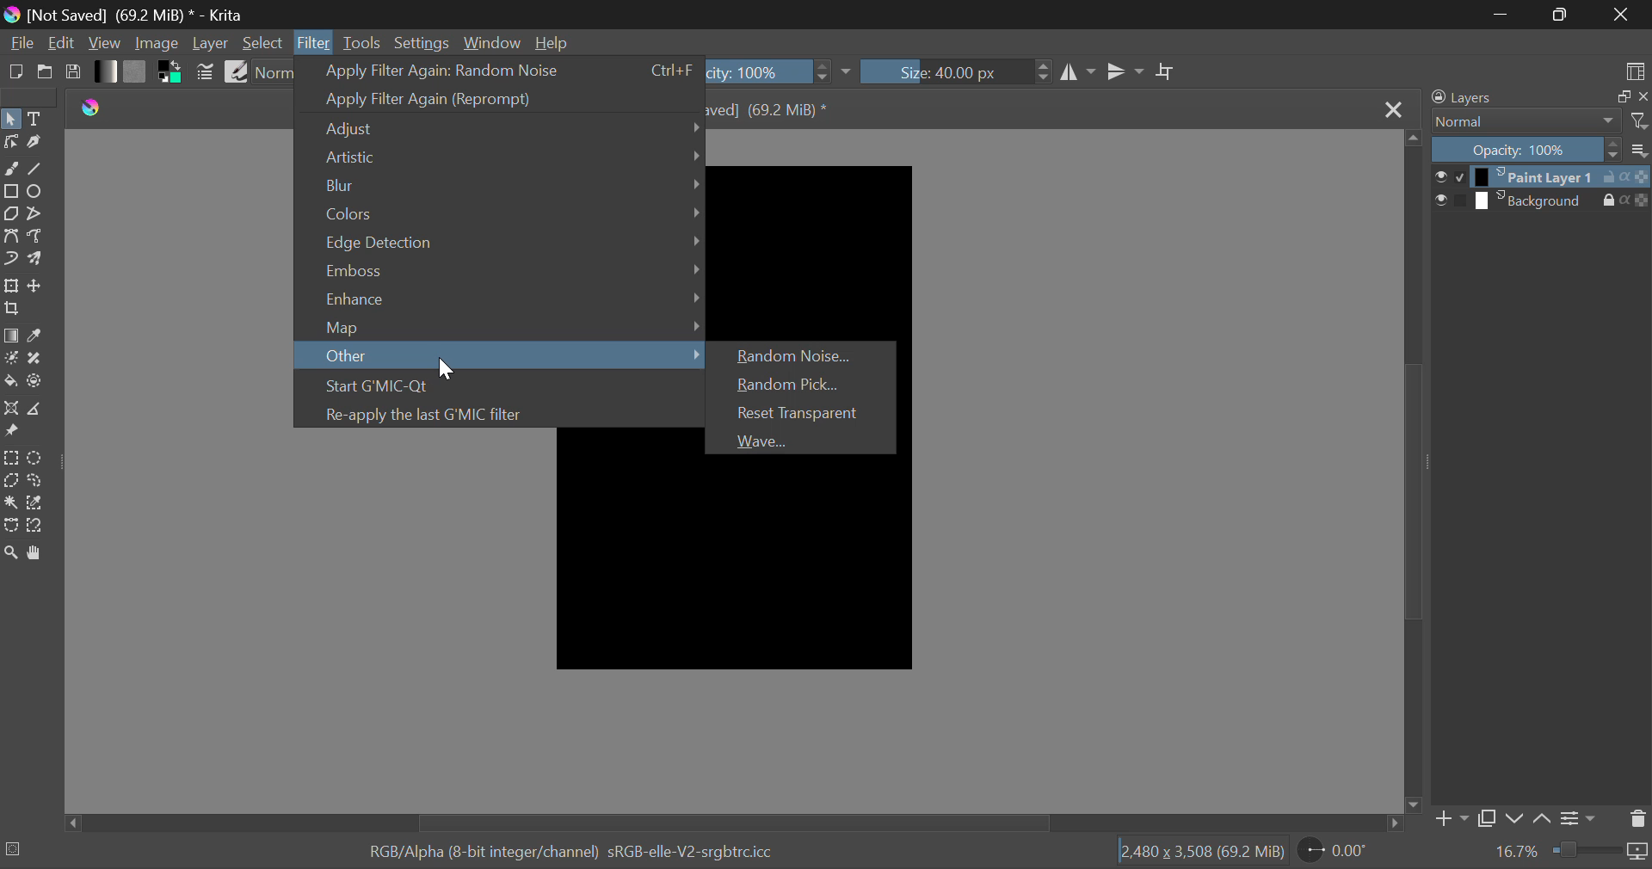  What do you see at coordinates (37, 482) in the screenshot?
I see `Freehand Selection` at bounding box center [37, 482].